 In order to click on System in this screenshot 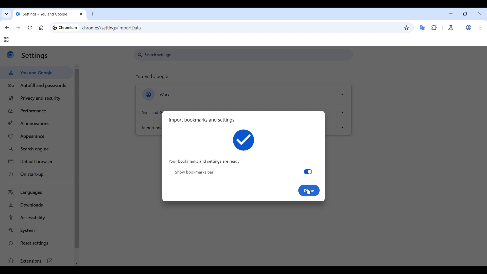, I will do `click(37, 230)`.